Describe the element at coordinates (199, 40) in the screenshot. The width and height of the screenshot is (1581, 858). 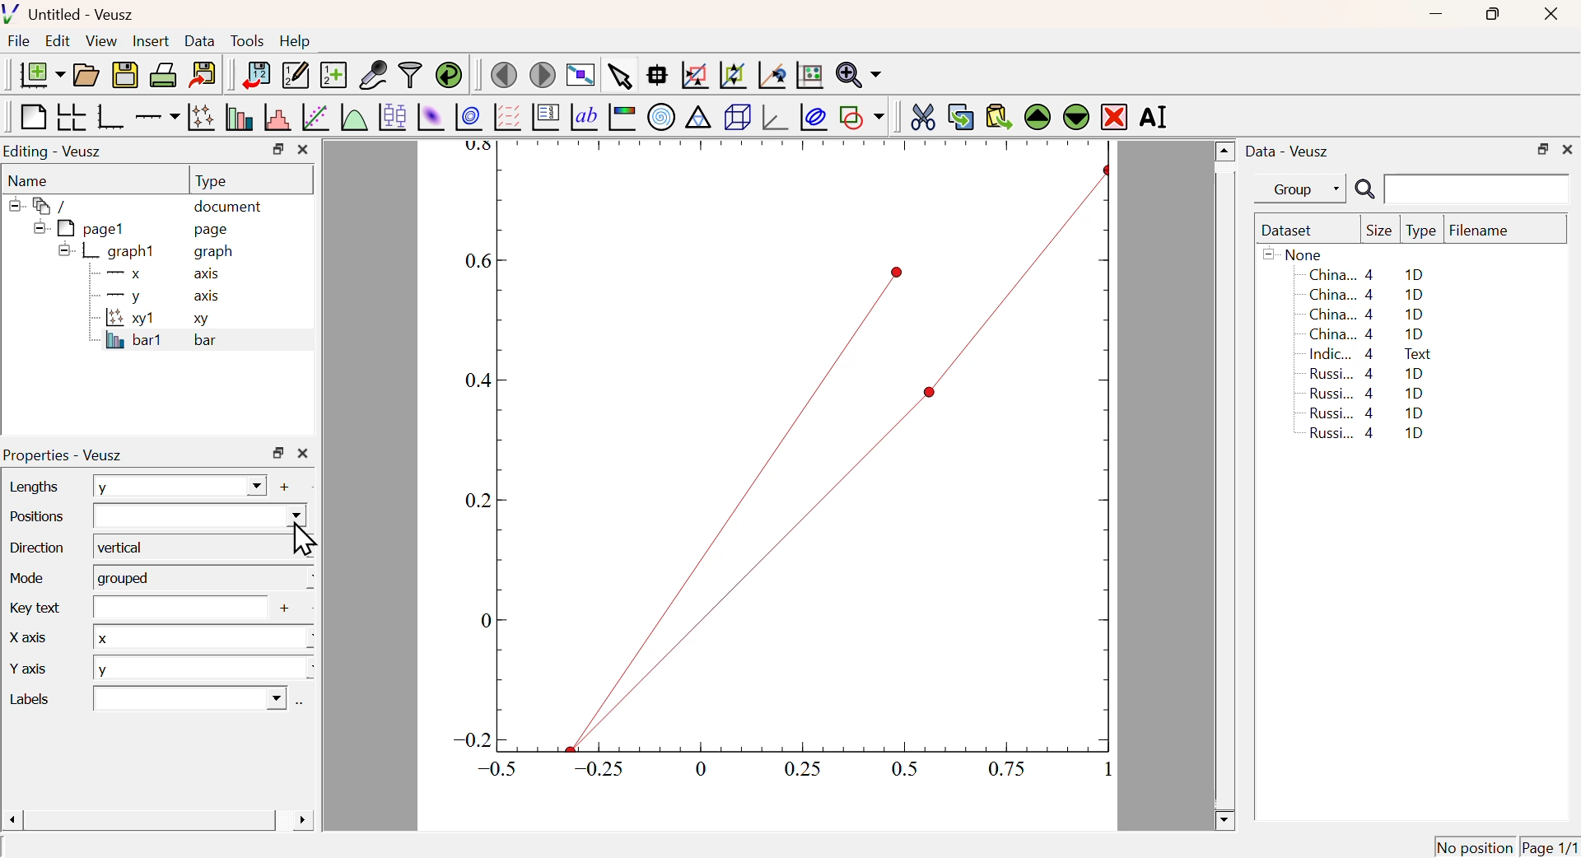
I see `Data` at that location.